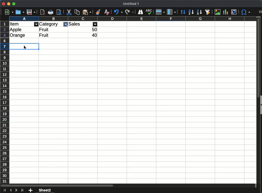 This screenshot has height=193, width=262. What do you see at coordinates (171, 12) in the screenshot?
I see `column` at bounding box center [171, 12].